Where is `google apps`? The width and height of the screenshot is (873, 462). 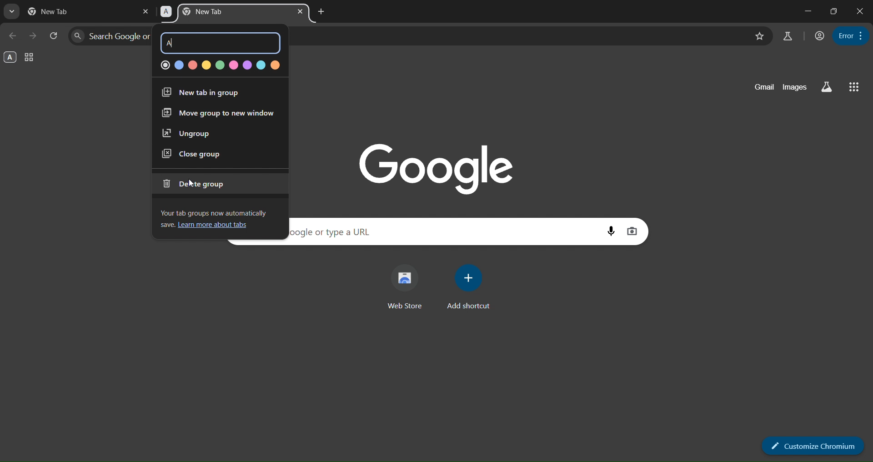 google apps is located at coordinates (853, 87).